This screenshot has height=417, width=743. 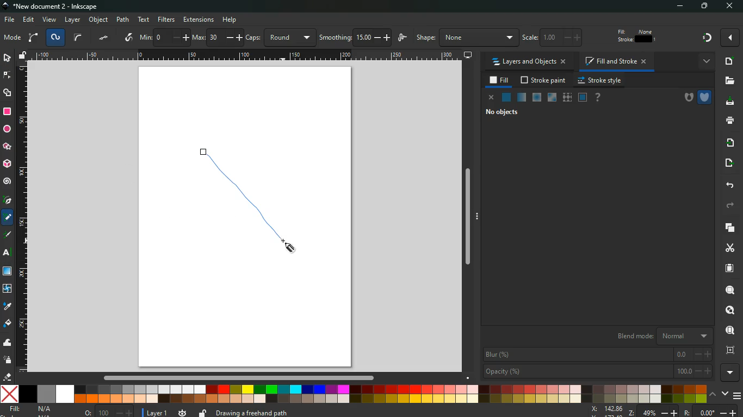 What do you see at coordinates (617, 60) in the screenshot?
I see `fill and stroke` at bounding box center [617, 60].